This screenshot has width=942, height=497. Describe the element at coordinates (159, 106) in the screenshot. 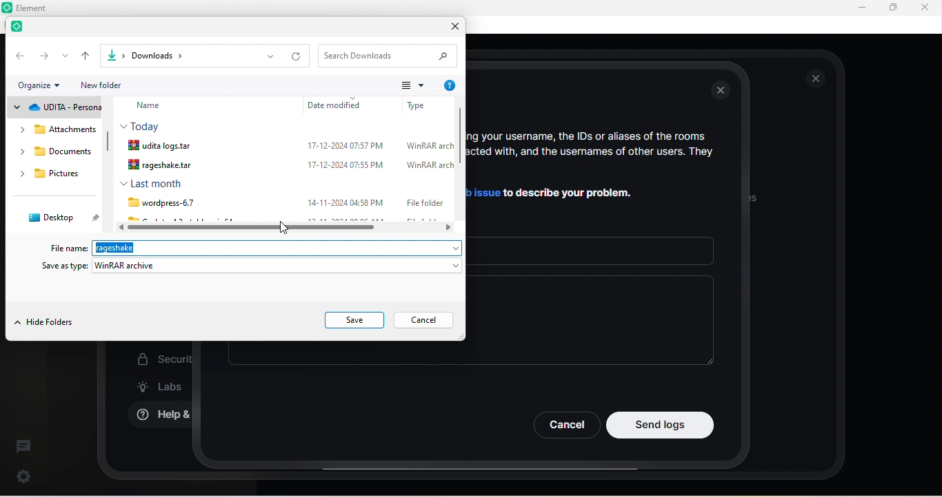

I see `name` at that location.